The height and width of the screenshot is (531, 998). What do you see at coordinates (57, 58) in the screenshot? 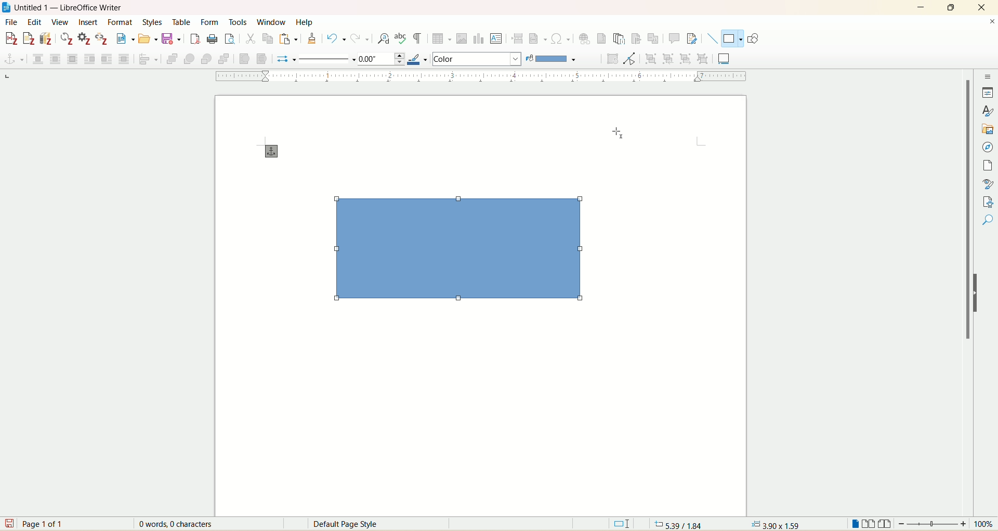
I see `parallel` at bounding box center [57, 58].